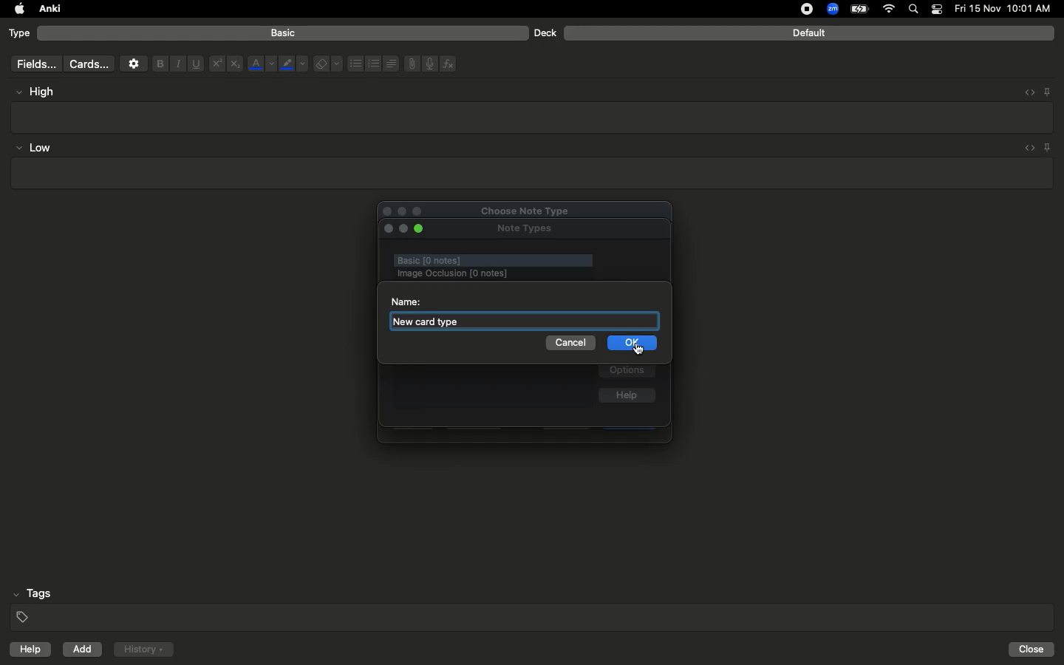 The height and width of the screenshot is (665, 1064). I want to click on Low, so click(34, 149).